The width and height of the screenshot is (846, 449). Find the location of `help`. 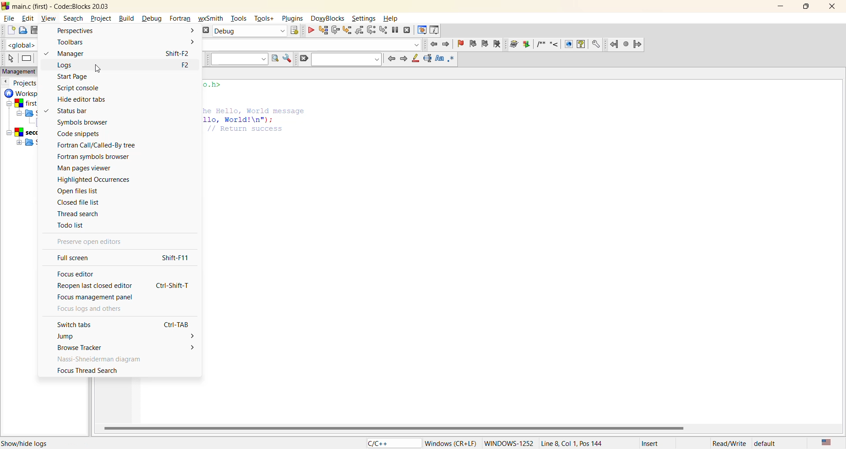

help is located at coordinates (581, 44).